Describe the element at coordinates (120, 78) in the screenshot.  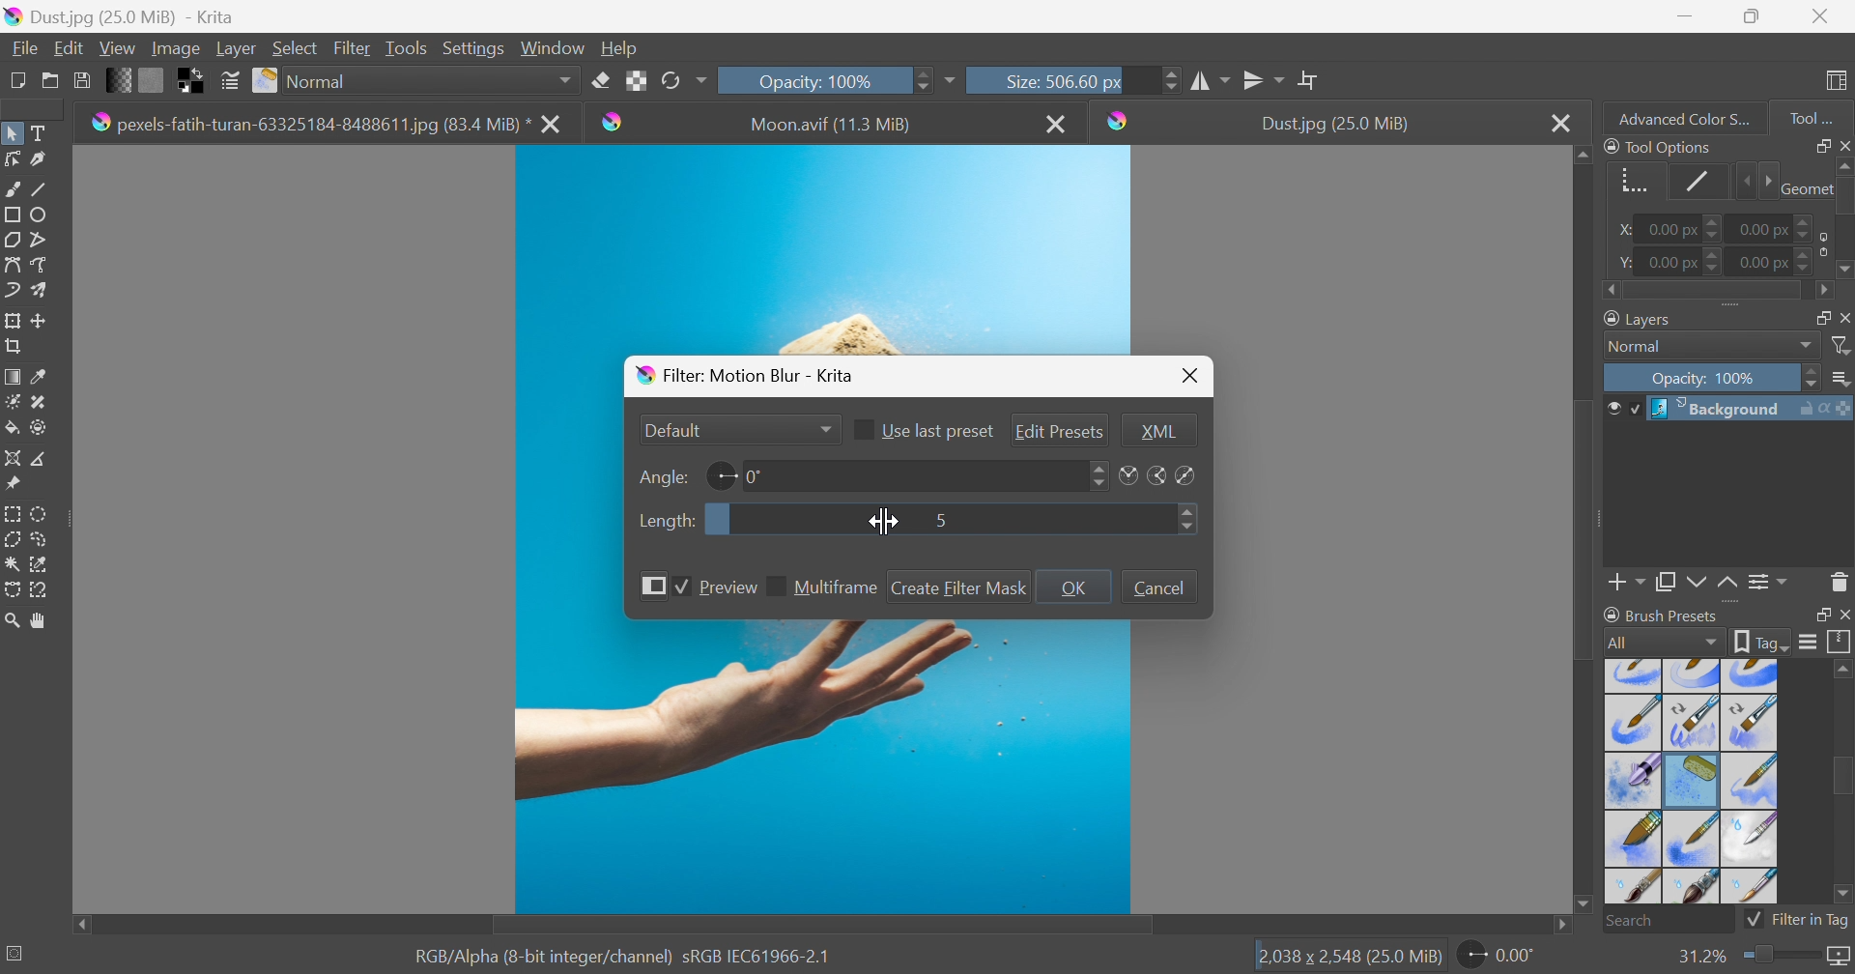
I see `Fill gradients` at that location.